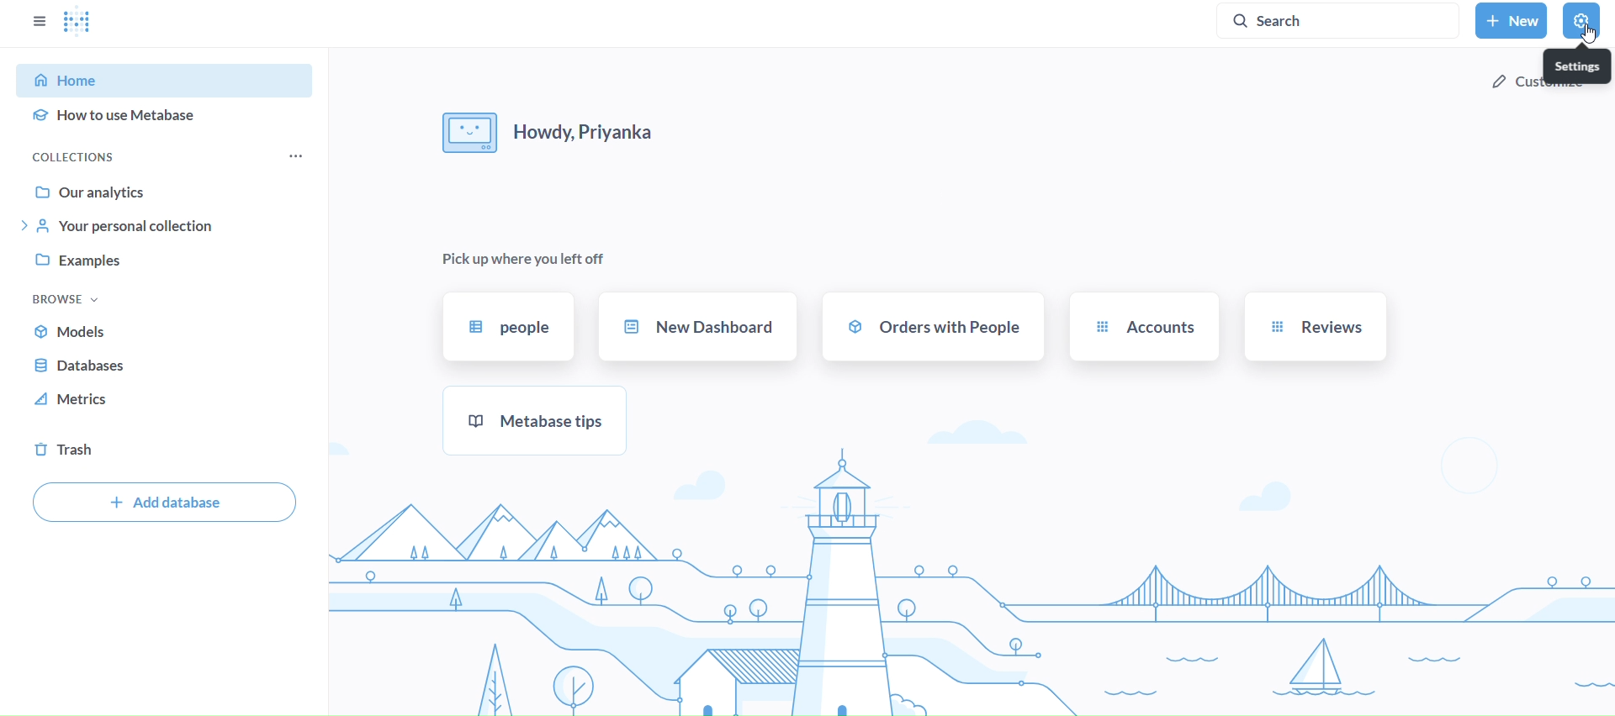 This screenshot has width=1615, height=716. What do you see at coordinates (1143, 324) in the screenshot?
I see `accounts` at bounding box center [1143, 324].